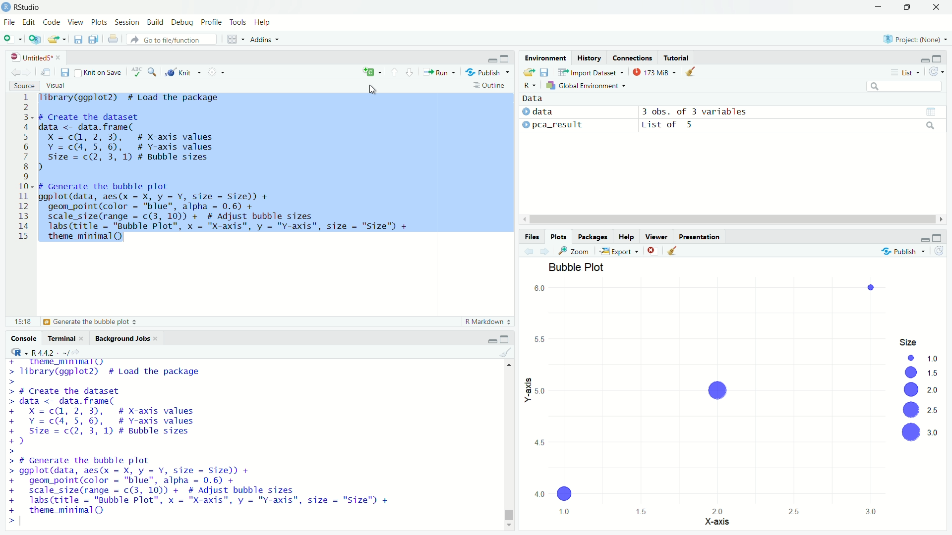  What do you see at coordinates (201, 442) in the screenshot?
I see `Tibrary(ggplot2) # Load the package

# Create the dataset

data <- data. frame(
X =c(@, 2, 3), # X-axis values
Y = c(4, 5, 6), # Y-axis values
size = c(2, 3, 1) # Bubble sizes

)

# Generate the bubble plot

ggplot(data, aes(x = X, y = Y, size = Size)) +
geom_point(color = "blue", alpha = 0.6) +
scale_size(range = c(3, 10)) + # Adjust bubble sizes
labs (title = "Bubble Plot", x = "X-axis", y = "Y-axis", size = "Size") +
theme_minimal ()` at bounding box center [201, 442].